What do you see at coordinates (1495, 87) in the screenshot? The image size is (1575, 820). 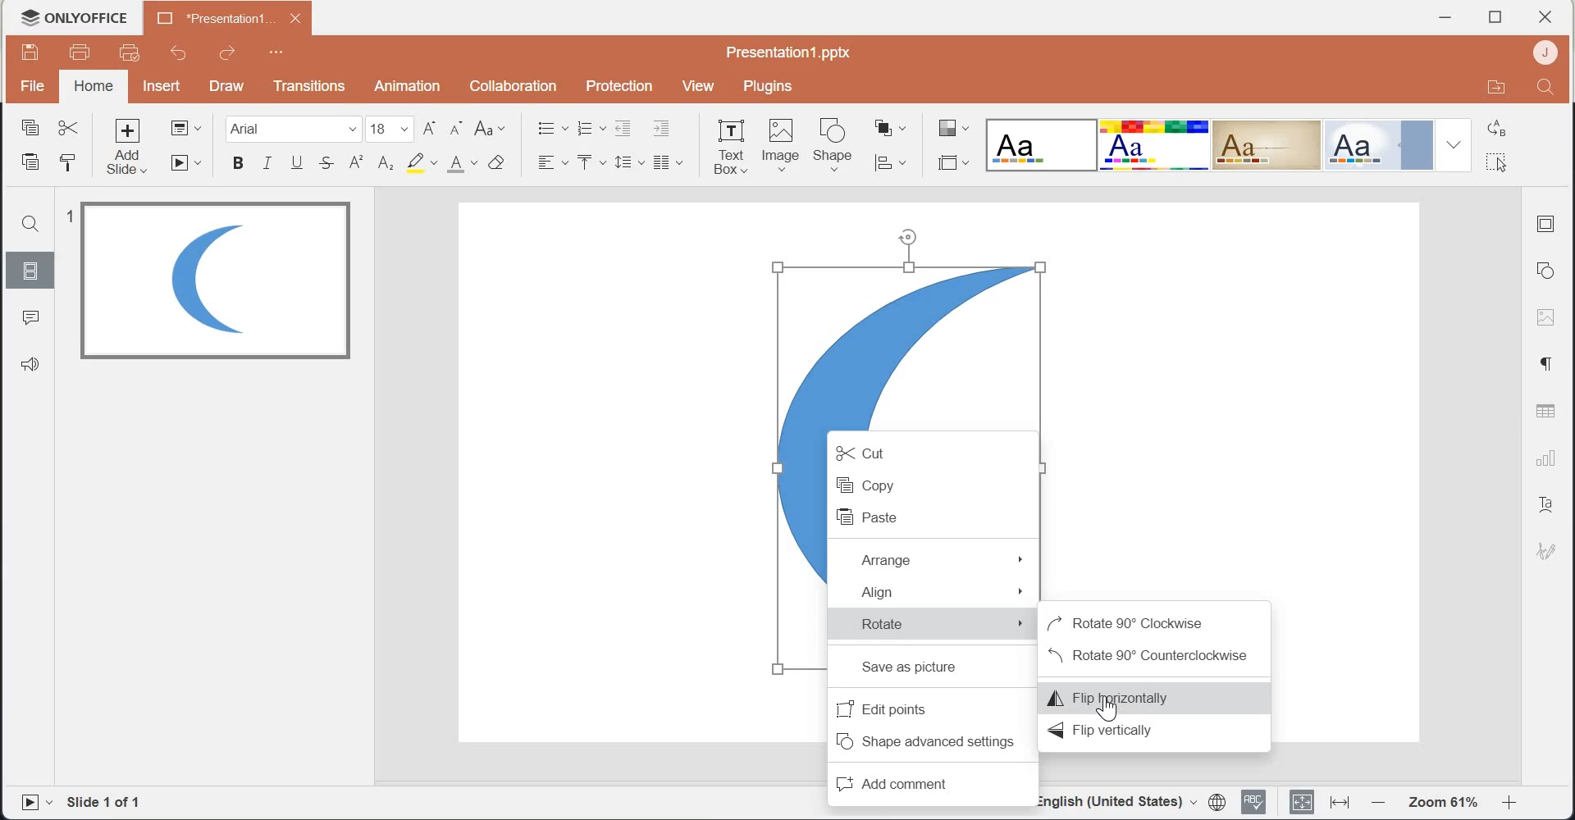 I see `Open in file location` at bounding box center [1495, 87].